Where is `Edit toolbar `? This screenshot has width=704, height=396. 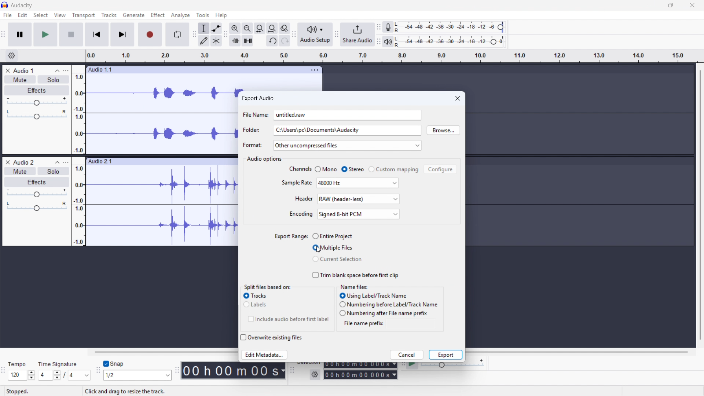 Edit toolbar  is located at coordinates (194, 35).